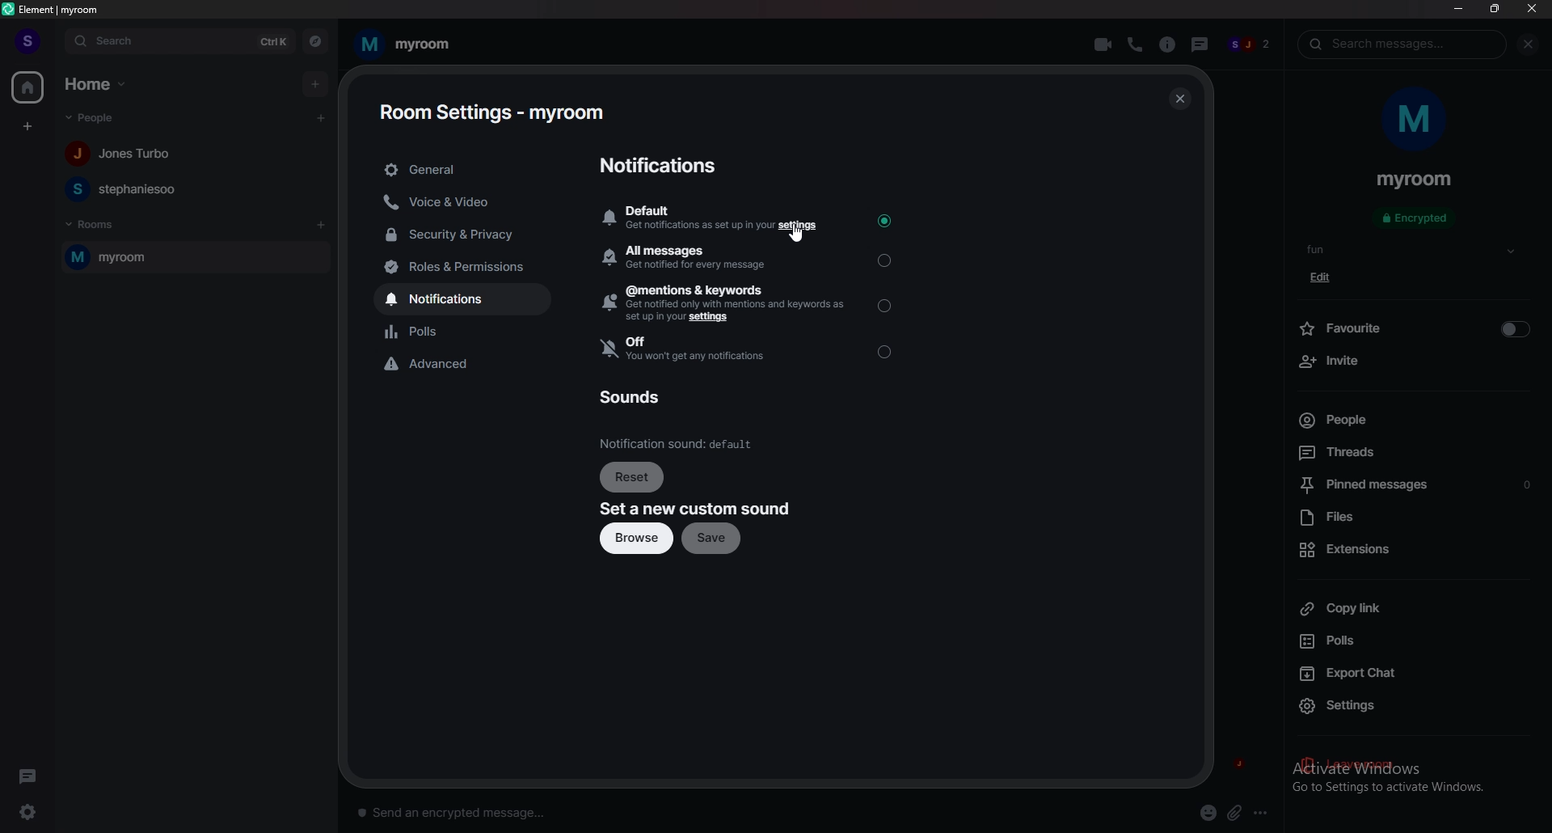 This screenshot has height=833, width=1552. What do you see at coordinates (1413, 518) in the screenshot?
I see `files` at bounding box center [1413, 518].